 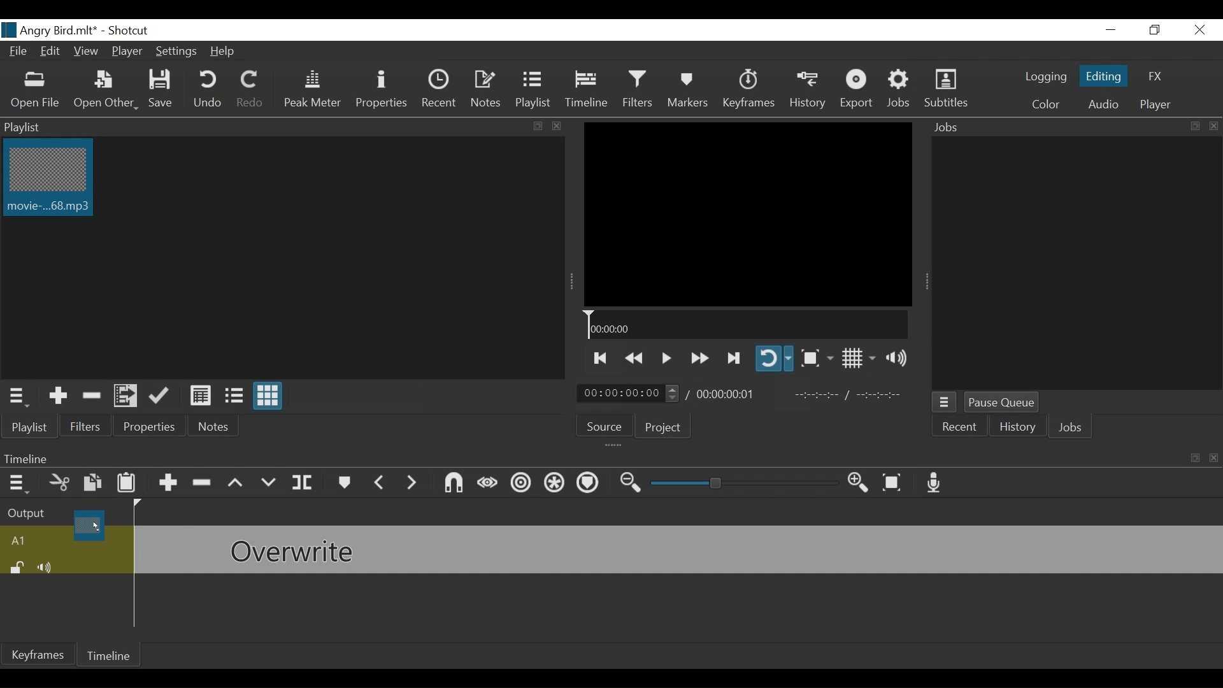 What do you see at coordinates (629, 484) in the screenshot?
I see `Zoom timeline out` at bounding box center [629, 484].